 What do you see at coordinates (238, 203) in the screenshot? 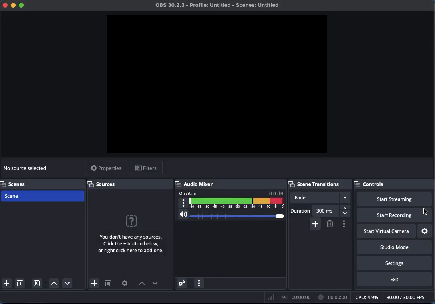
I see `Mic/Aux` at bounding box center [238, 203].